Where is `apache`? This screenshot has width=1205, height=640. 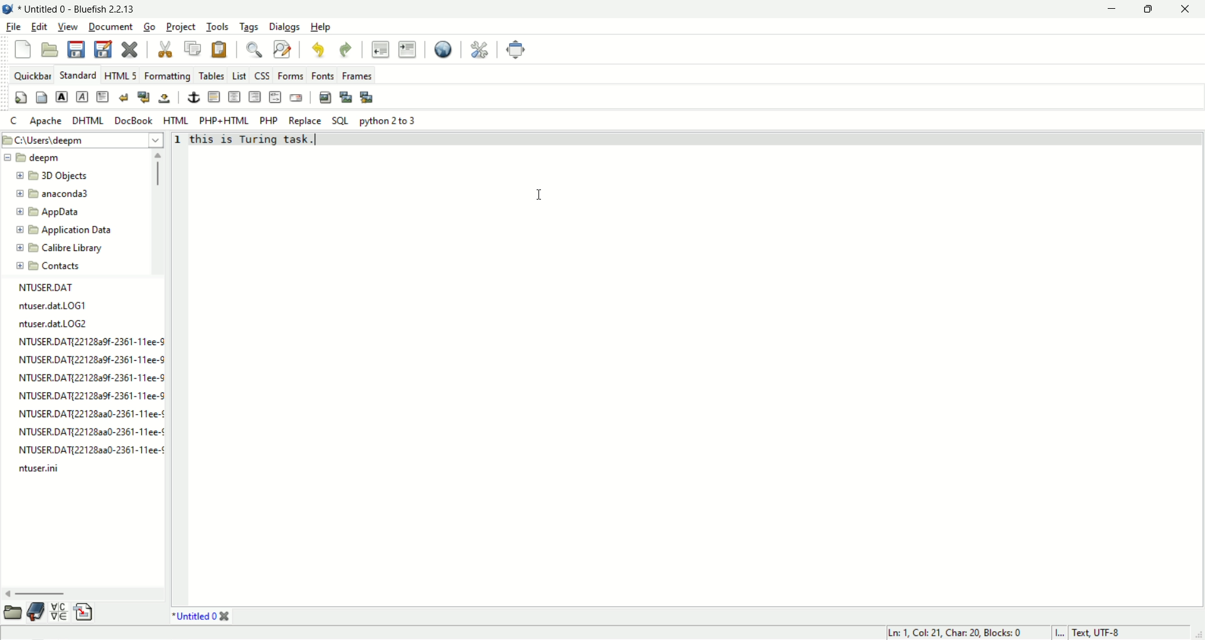 apache is located at coordinates (46, 120).